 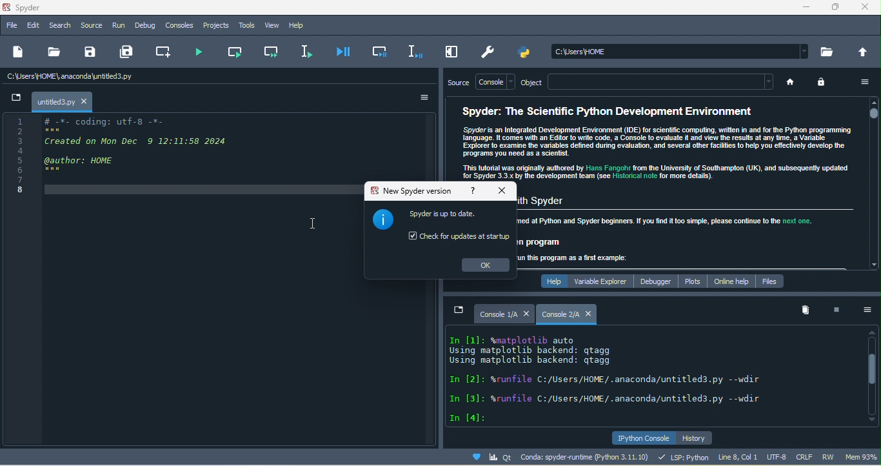 What do you see at coordinates (490, 52) in the screenshot?
I see `preference` at bounding box center [490, 52].